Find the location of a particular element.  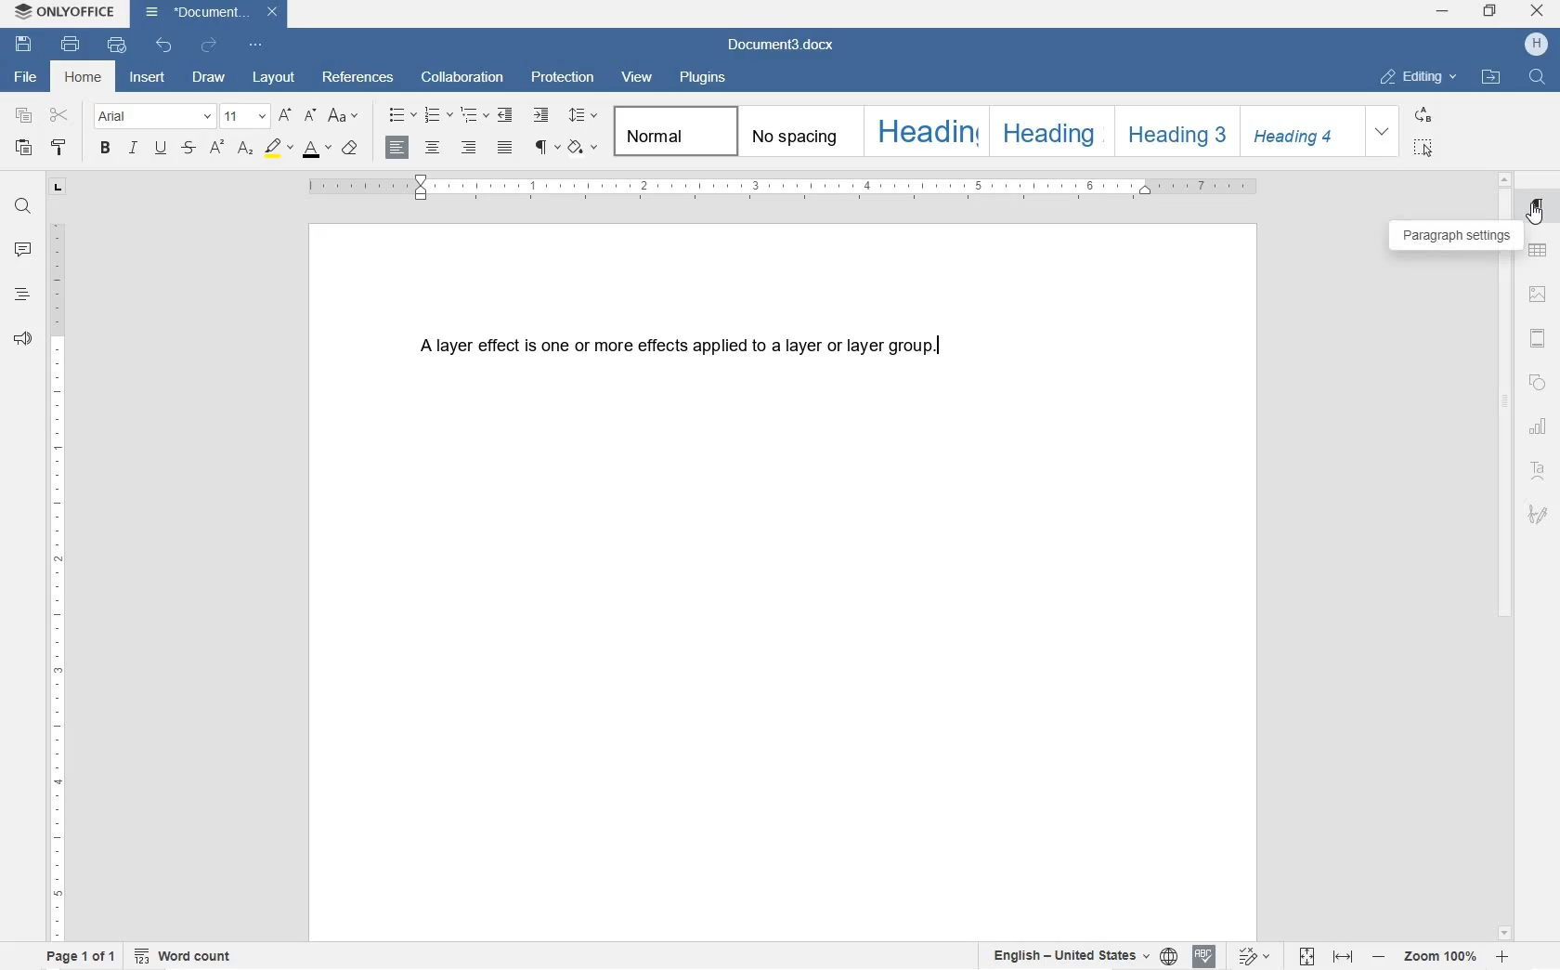

REDO is located at coordinates (211, 46).